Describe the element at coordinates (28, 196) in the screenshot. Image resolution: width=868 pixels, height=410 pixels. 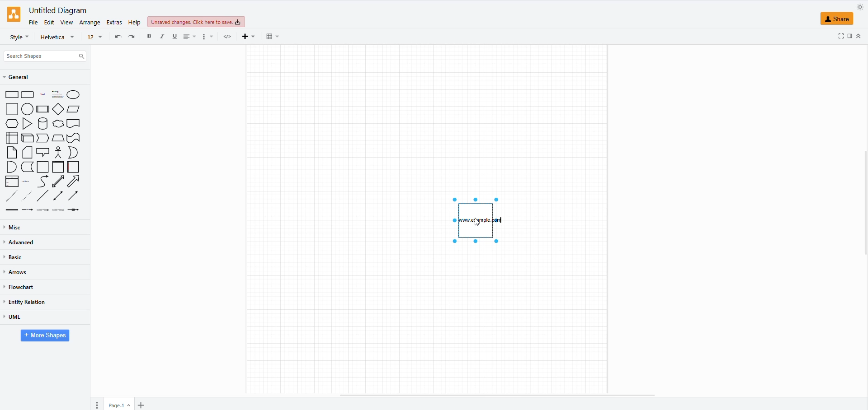
I see `dotted line` at that location.